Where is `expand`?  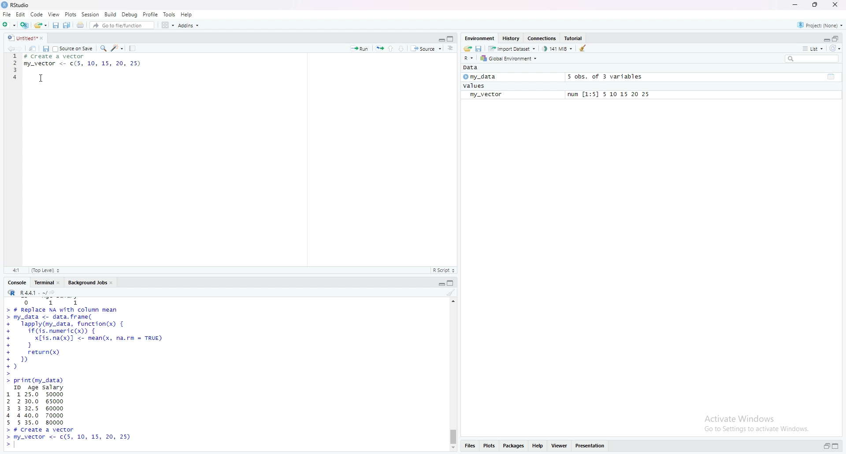
expand is located at coordinates (825, 39).